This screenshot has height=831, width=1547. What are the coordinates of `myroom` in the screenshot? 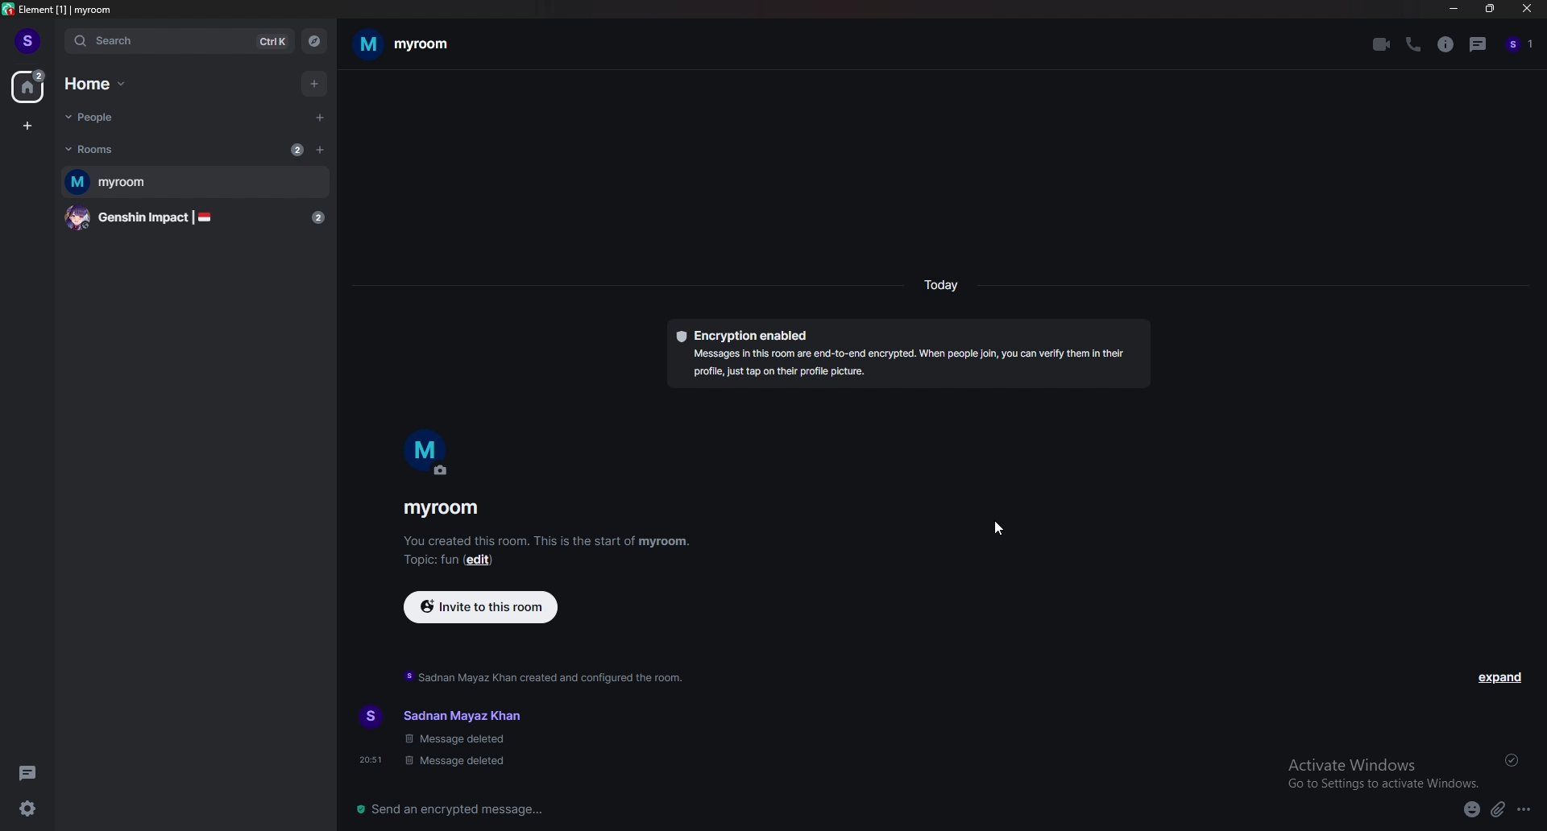 It's located at (195, 183).